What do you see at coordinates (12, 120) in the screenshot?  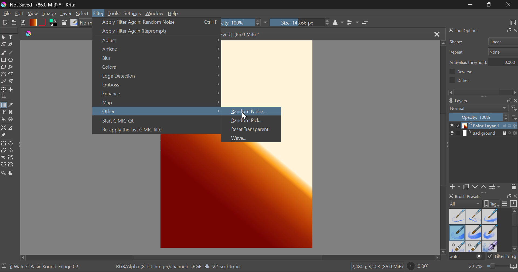 I see `Enclose and Fill` at bounding box center [12, 120].